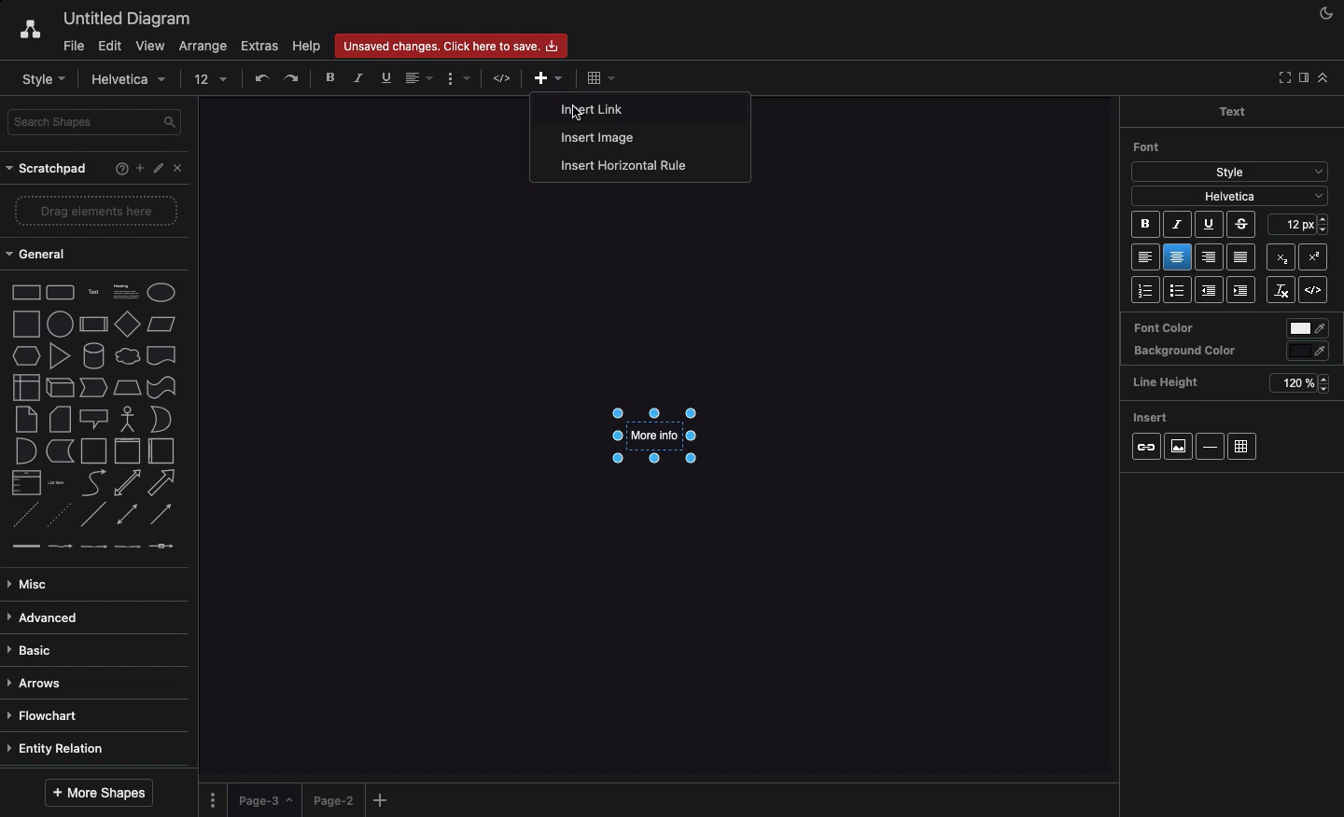 The width and height of the screenshot is (1344, 817). I want to click on 12, so click(212, 79).